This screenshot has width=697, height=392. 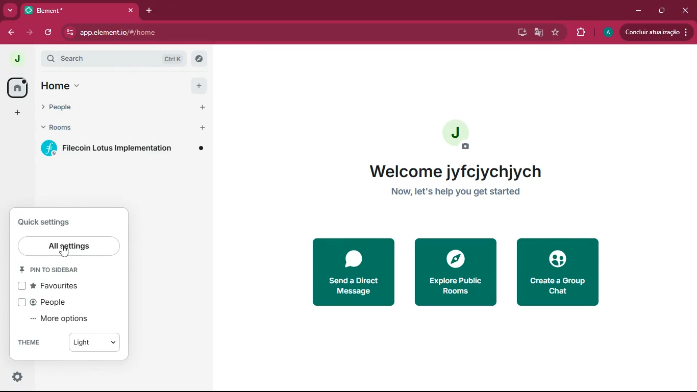 I want to click on profile picture, so click(x=16, y=59).